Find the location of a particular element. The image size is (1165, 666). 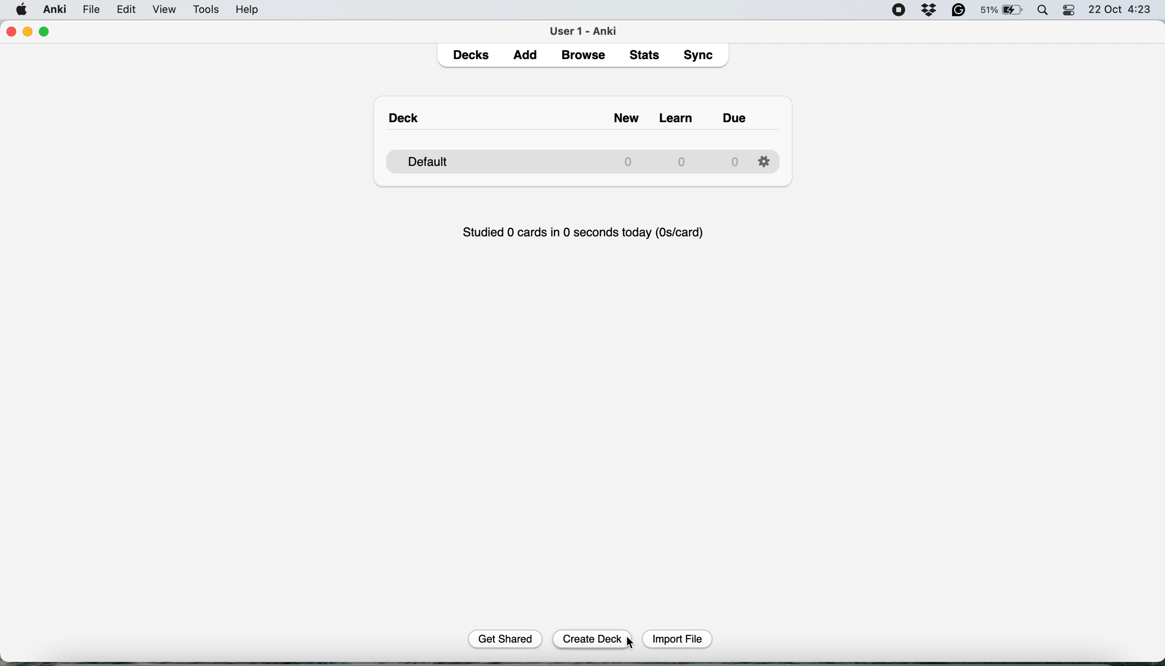

Learn is located at coordinates (679, 114).